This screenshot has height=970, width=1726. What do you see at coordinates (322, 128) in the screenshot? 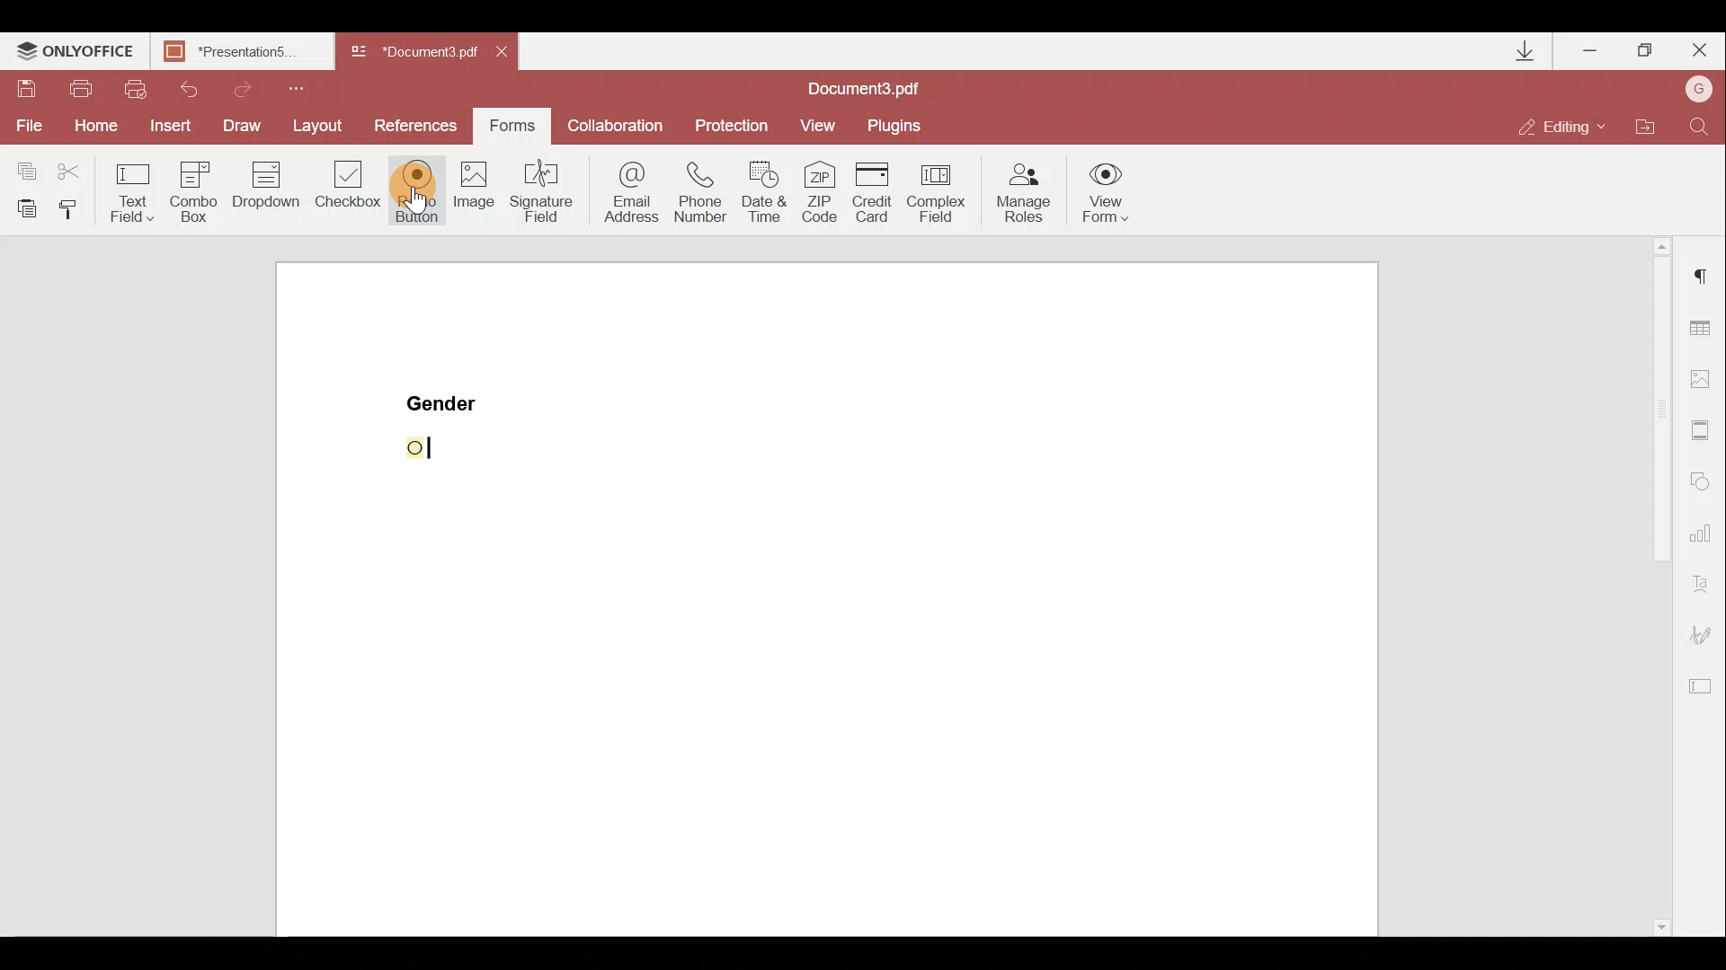
I see `Layout` at bounding box center [322, 128].